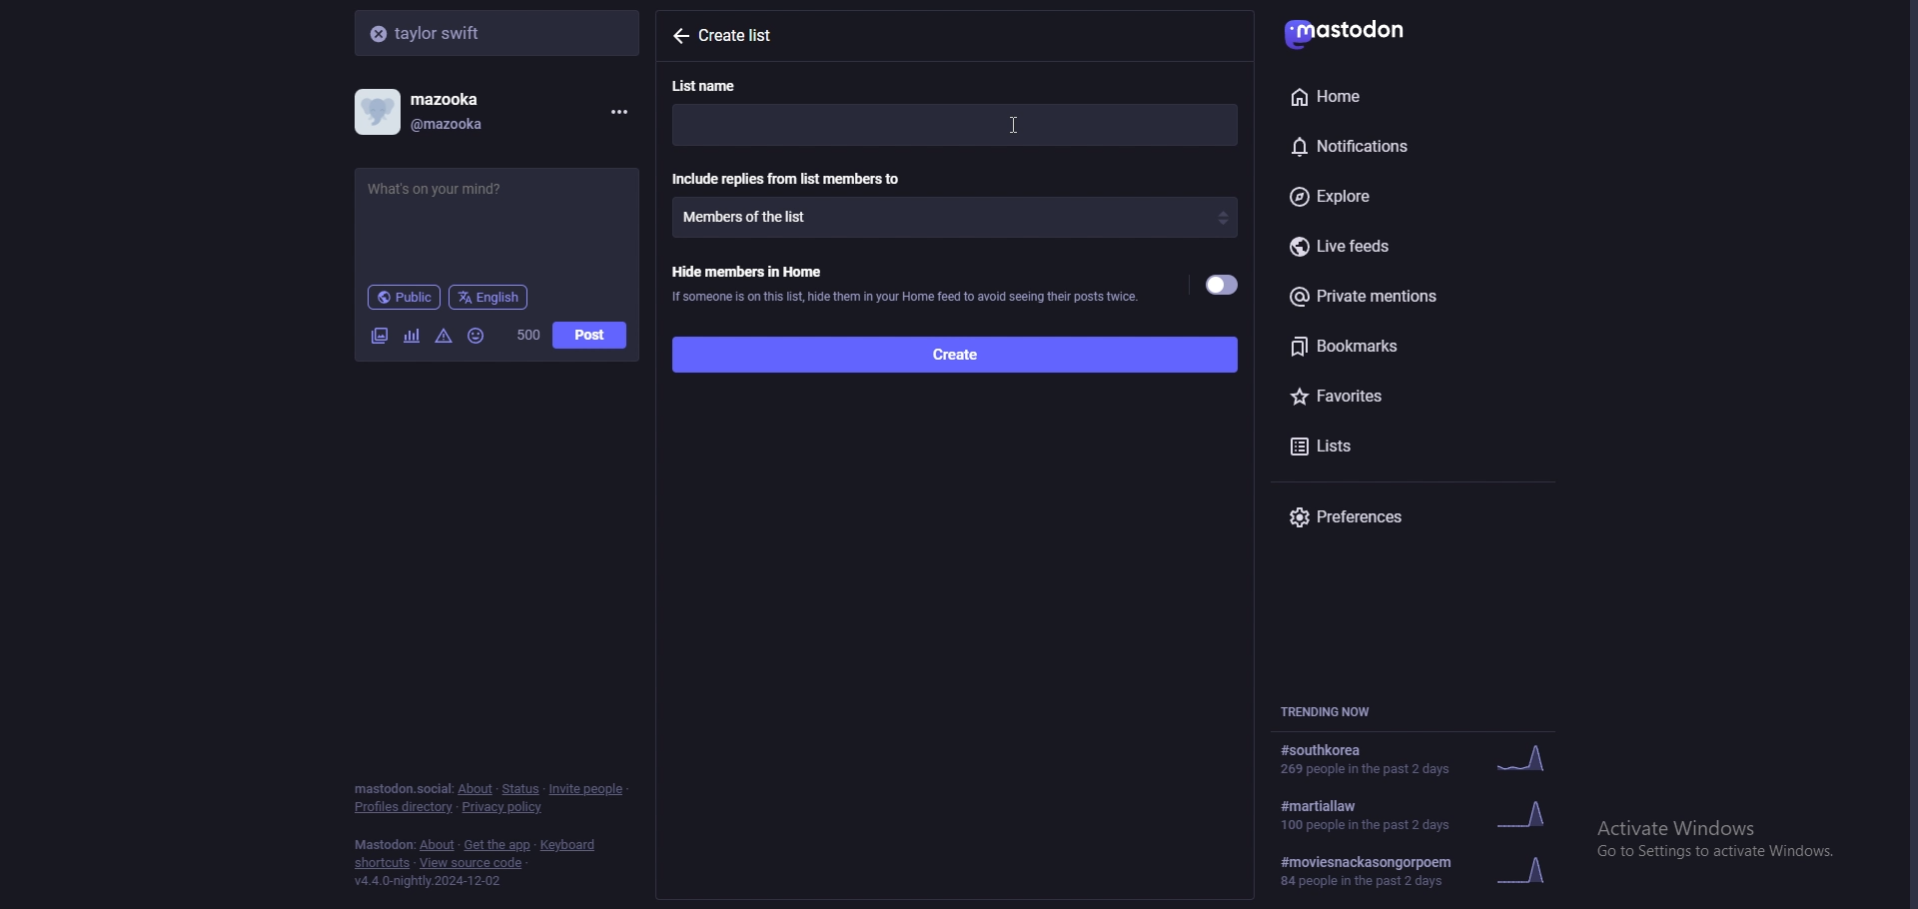 The width and height of the screenshot is (1918, 909). I want to click on input list name, so click(955, 125).